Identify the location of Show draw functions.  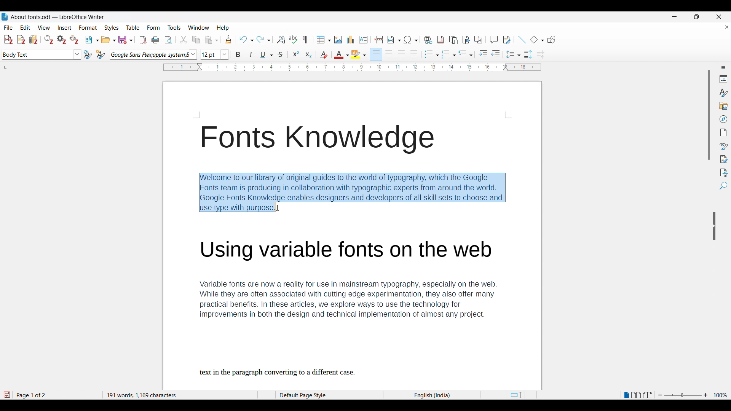
(551, 40).